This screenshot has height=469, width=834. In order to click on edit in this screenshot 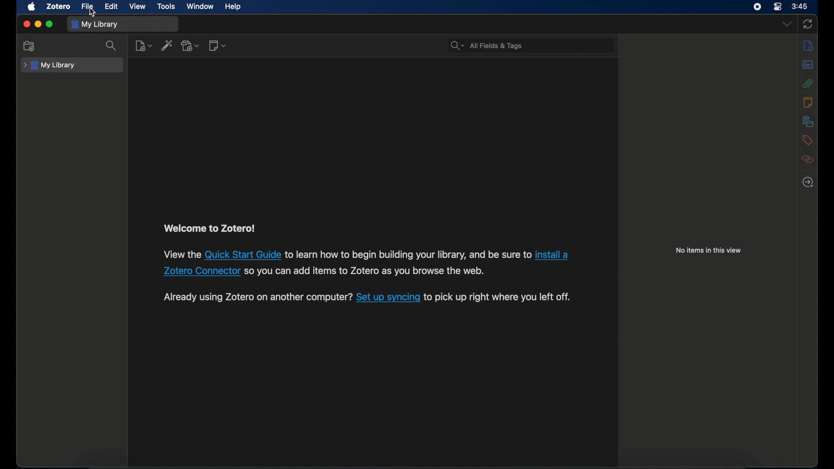, I will do `click(112, 7)`.